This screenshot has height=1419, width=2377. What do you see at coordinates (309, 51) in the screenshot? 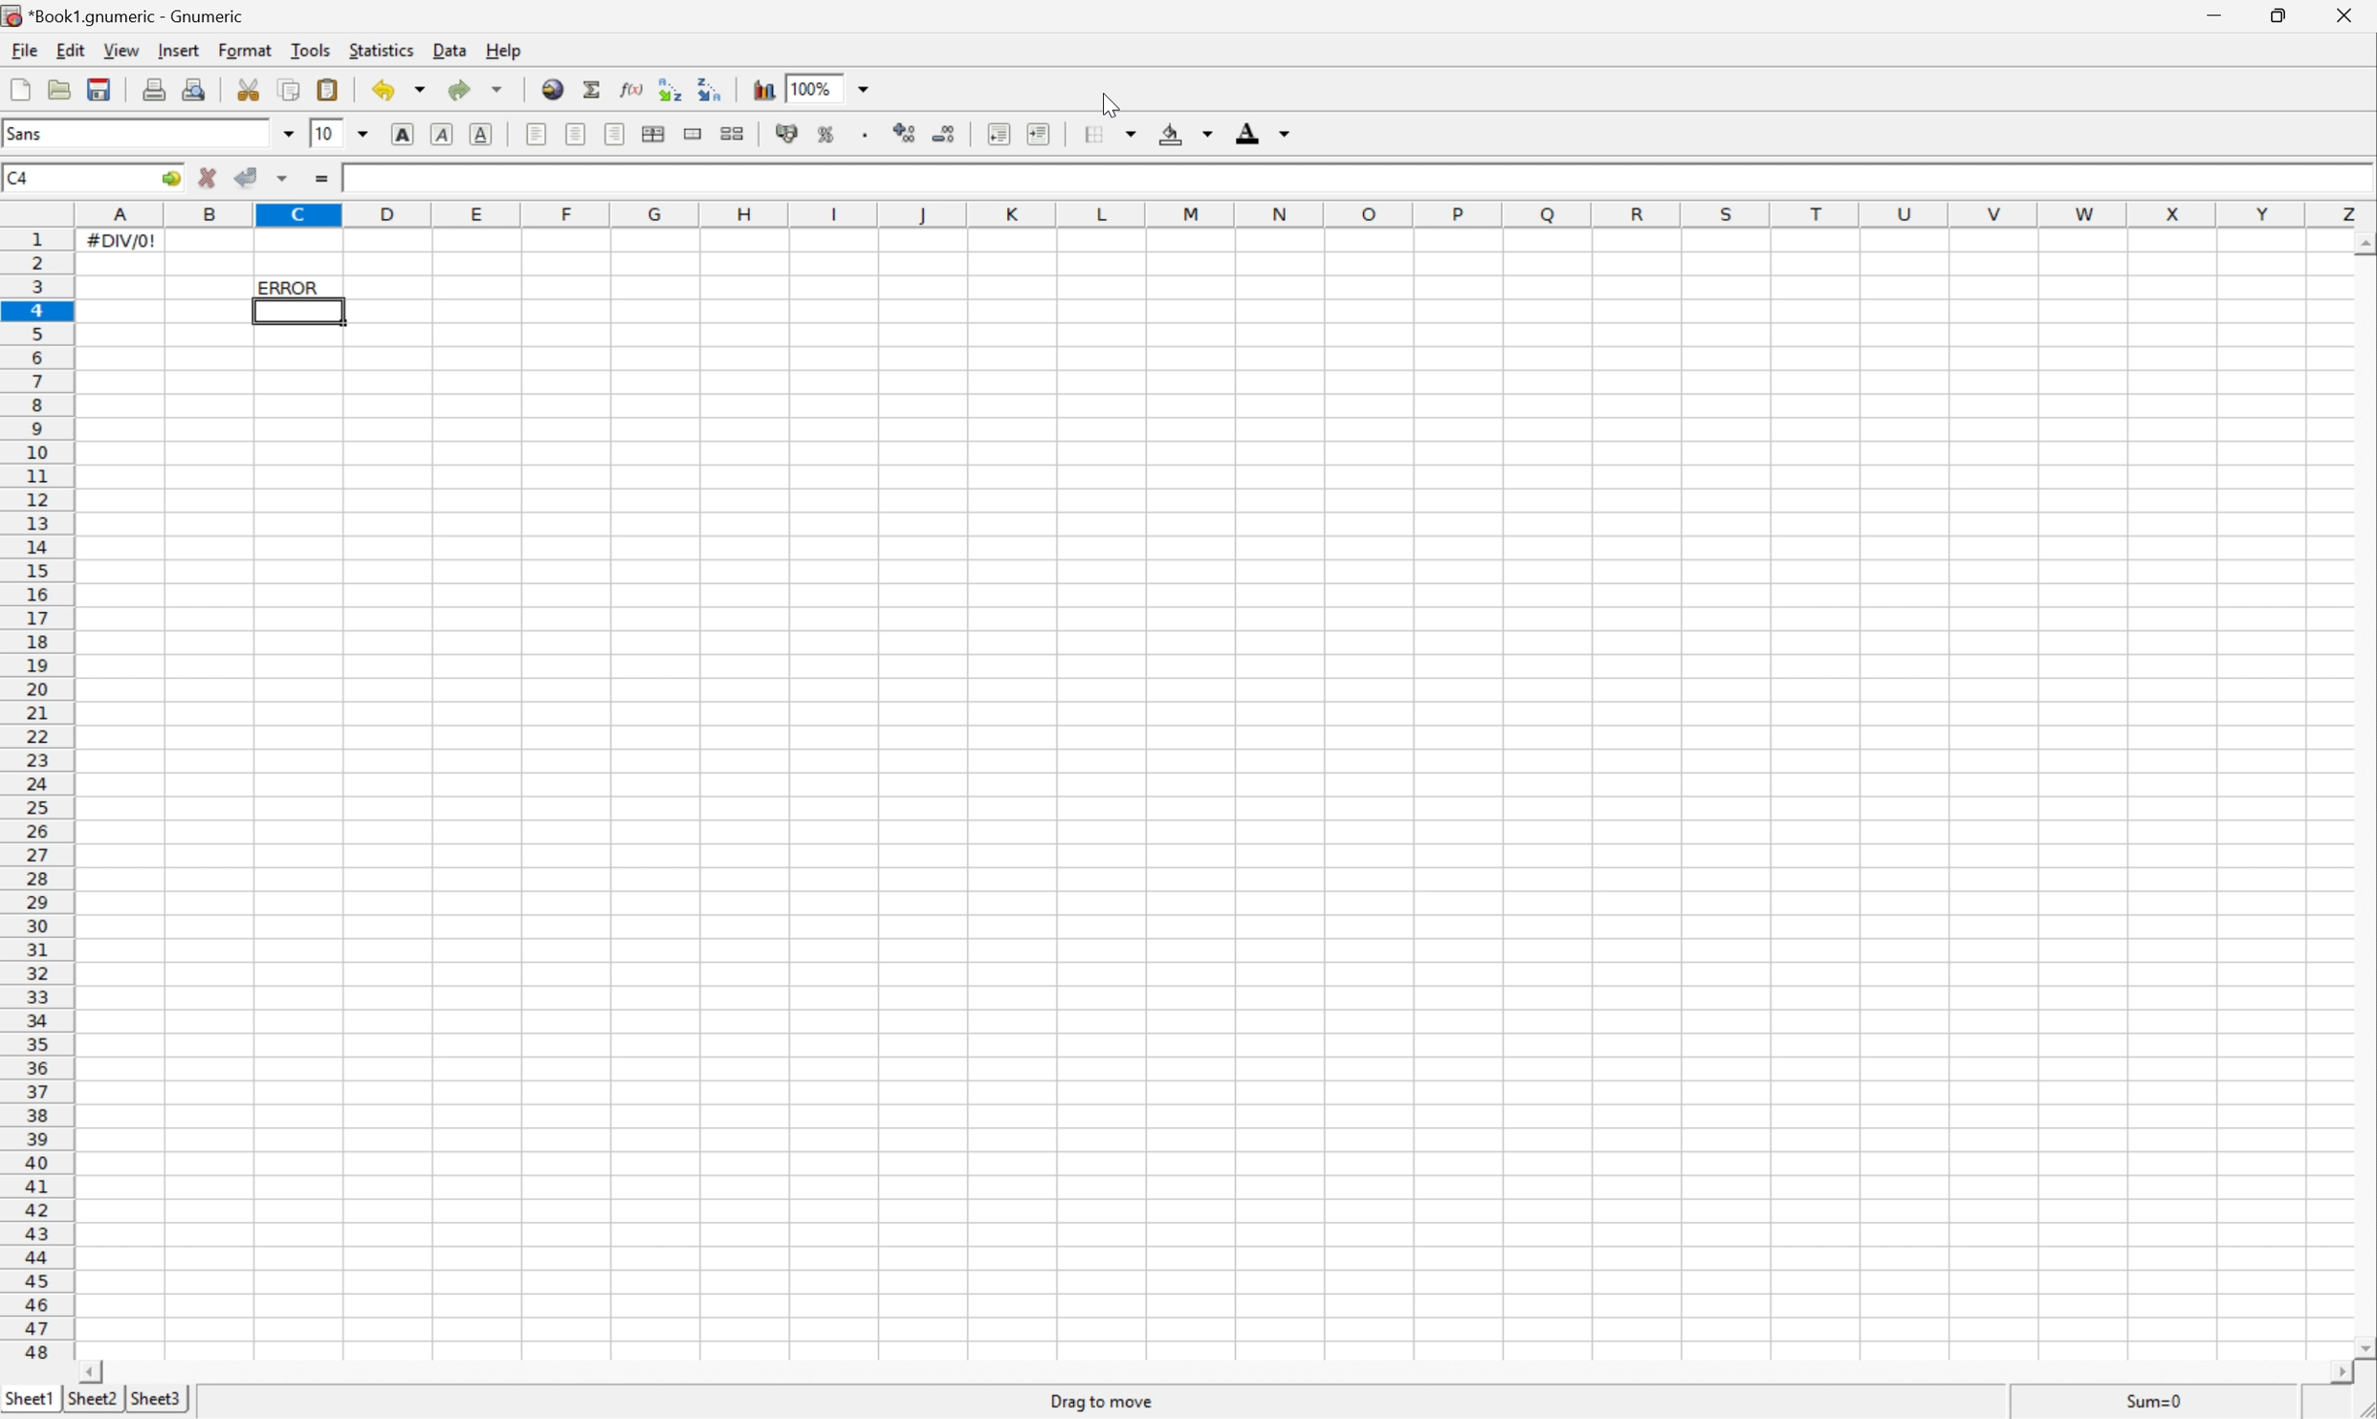
I see `Tools` at bounding box center [309, 51].